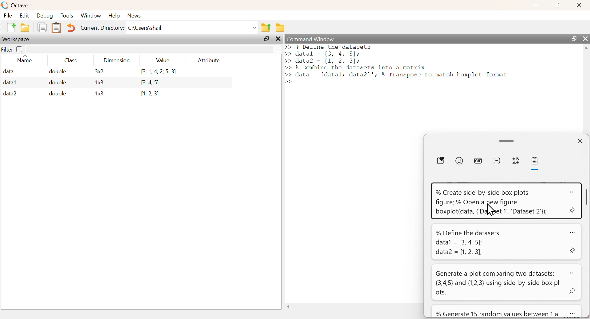 Image resolution: width=590 pixels, height=319 pixels. Describe the element at coordinates (58, 83) in the screenshot. I see `double` at that location.